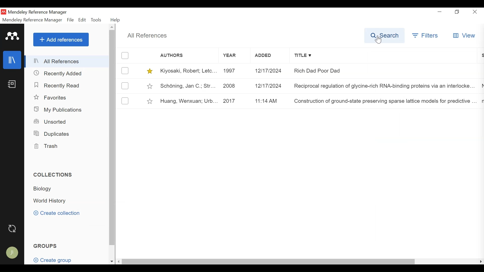 The width and height of the screenshot is (484, 272). Describe the element at coordinates (13, 60) in the screenshot. I see `Library` at that location.